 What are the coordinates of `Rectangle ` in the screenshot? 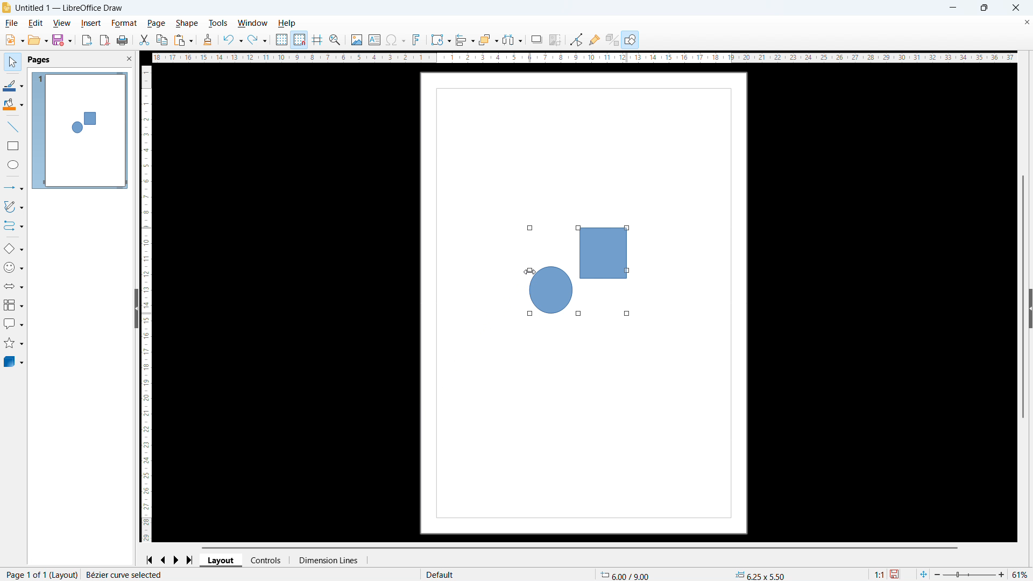 It's located at (13, 146).